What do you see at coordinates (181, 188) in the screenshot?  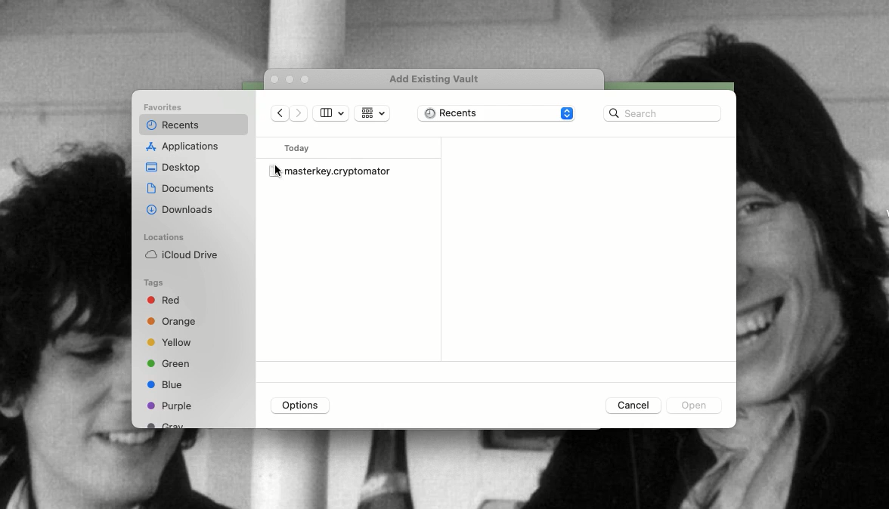 I see `Documents` at bounding box center [181, 188].